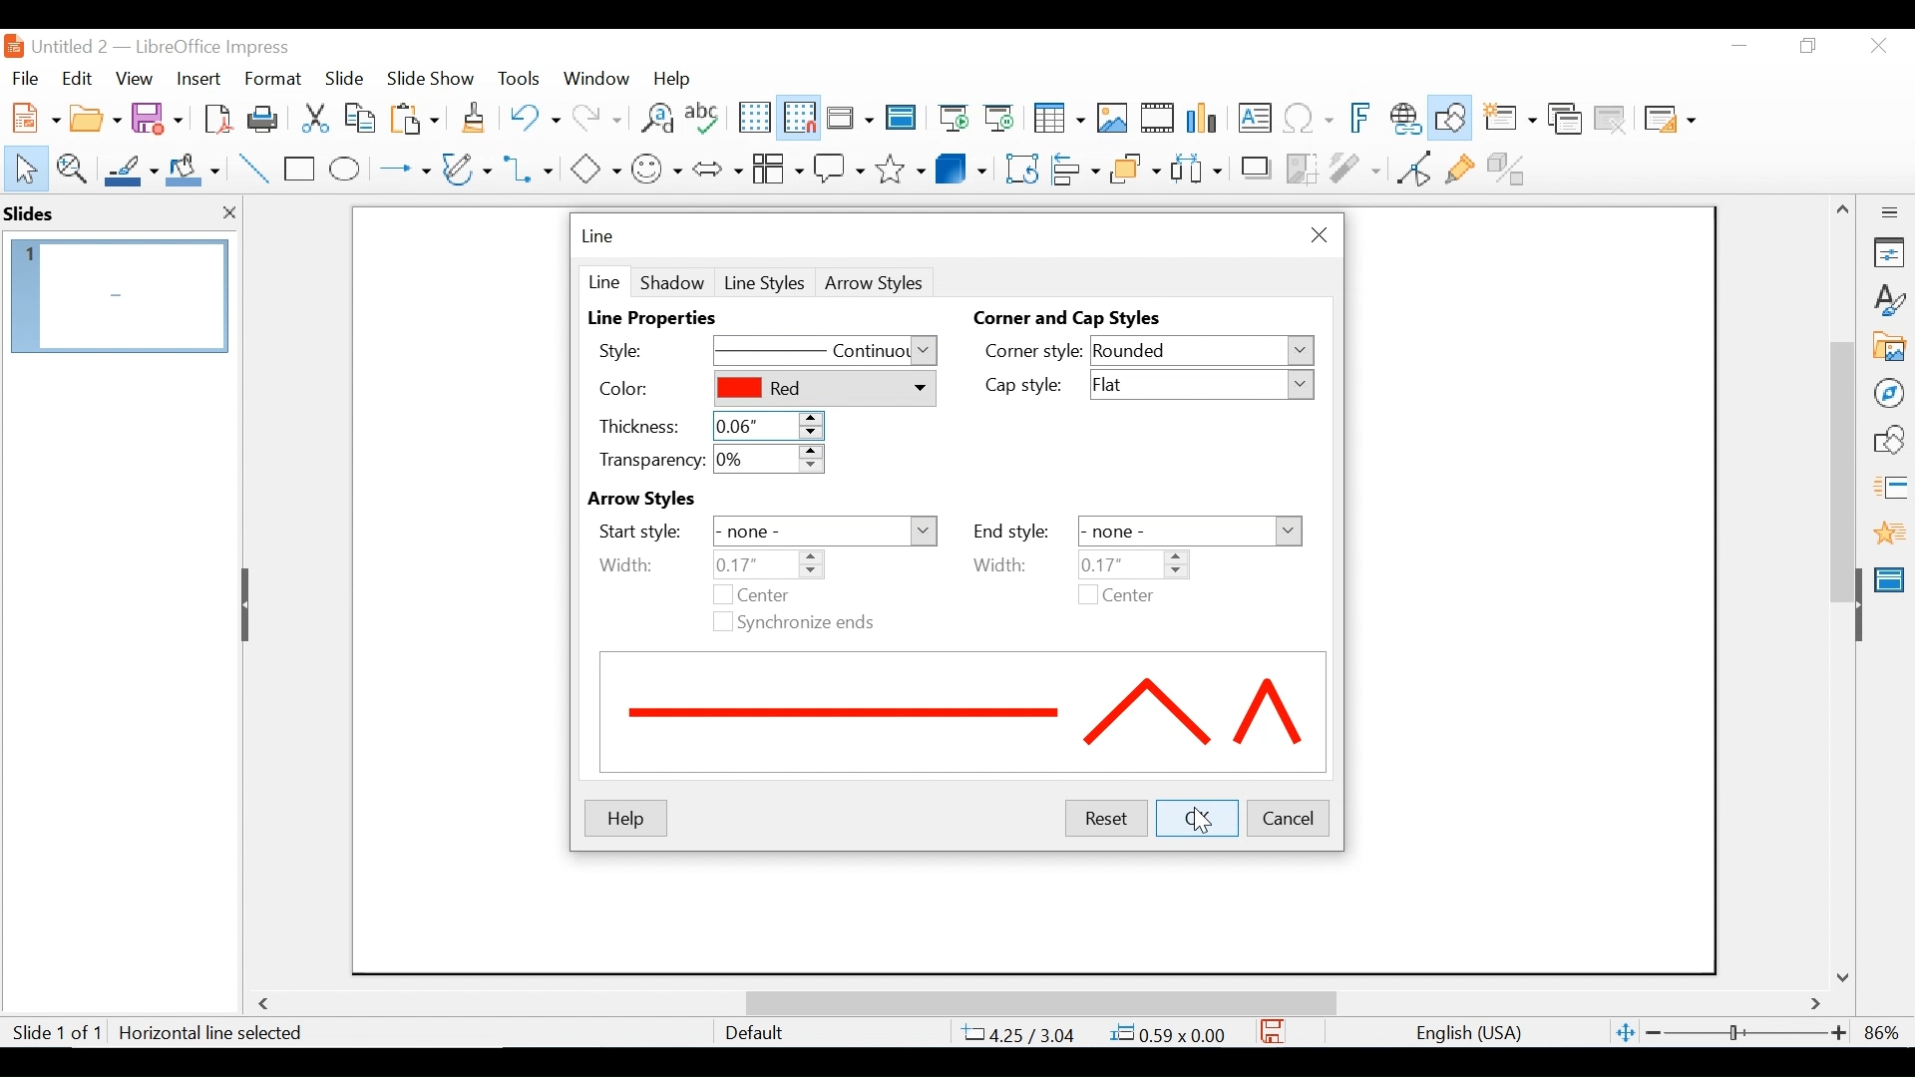 The image size is (1915, 1077). What do you see at coordinates (675, 500) in the screenshot?
I see `Arrow Styles` at bounding box center [675, 500].